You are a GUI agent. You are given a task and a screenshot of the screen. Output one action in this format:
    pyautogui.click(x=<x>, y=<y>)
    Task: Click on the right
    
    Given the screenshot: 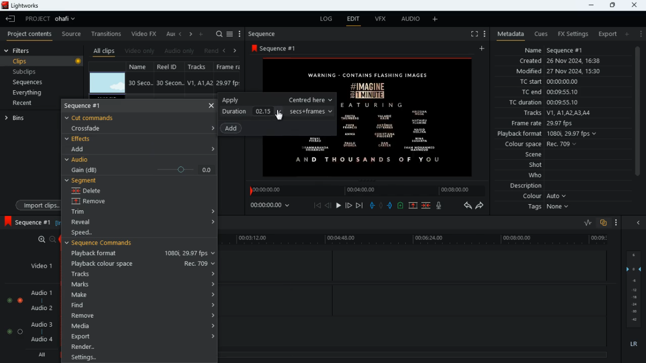 What is the action you would take?
    pyautogui.click(x=191, y=35)
    